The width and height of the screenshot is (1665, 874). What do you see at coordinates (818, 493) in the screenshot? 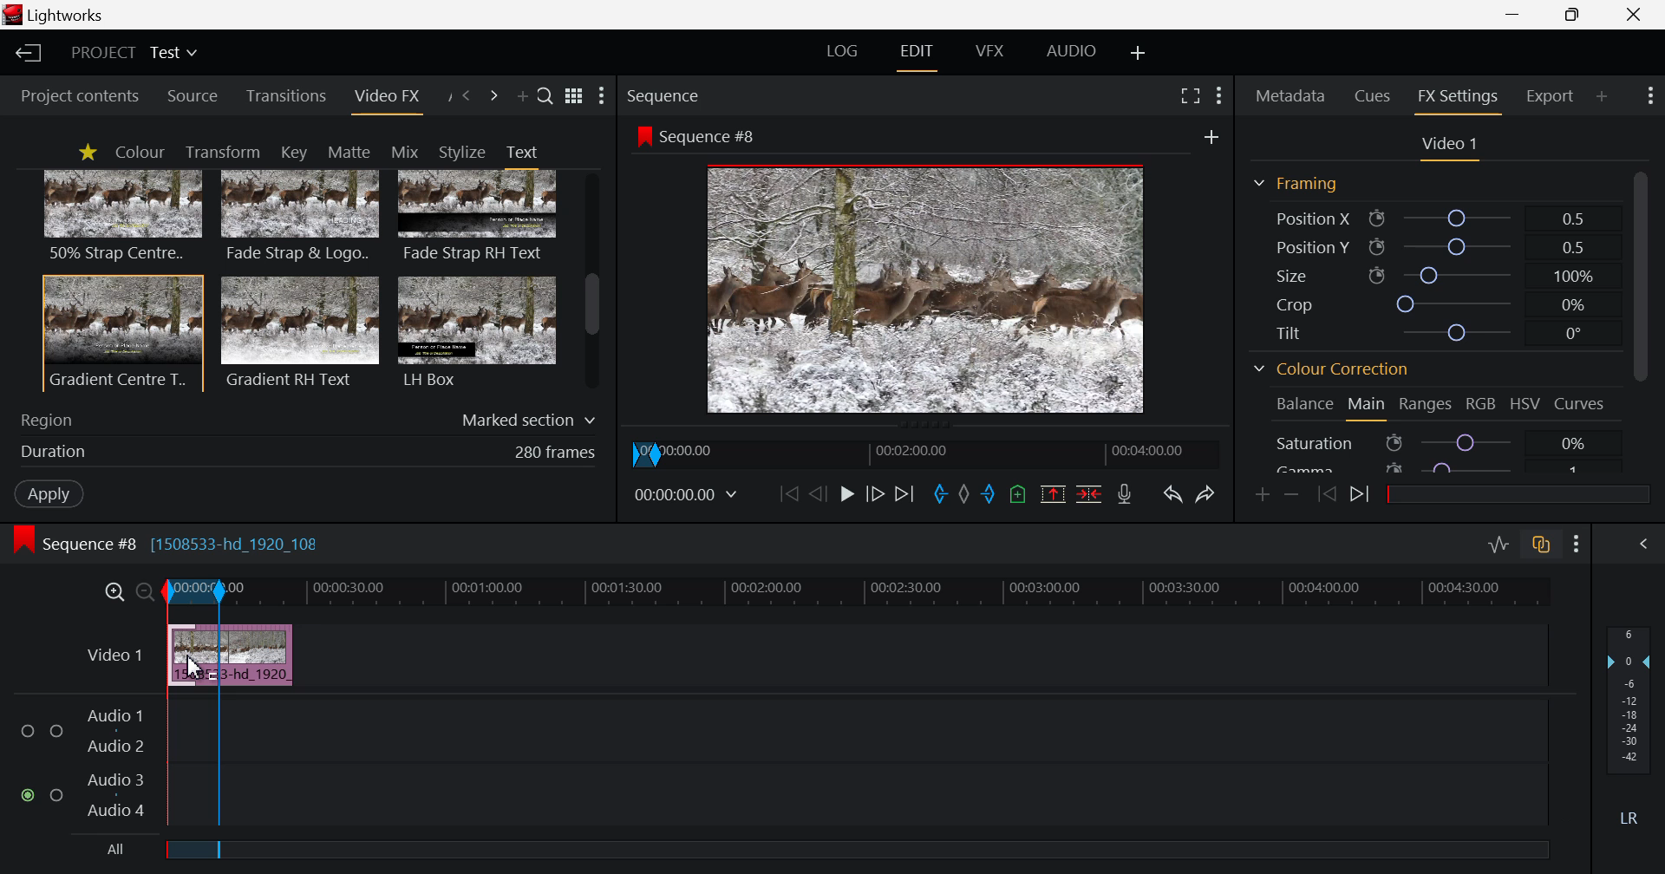
I see `Go Back` at bounding box center [818, 493].